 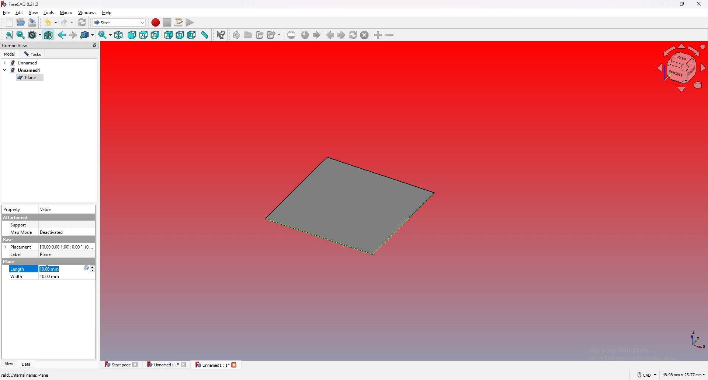 I want to click on bottom, so click(x=180, y=35).